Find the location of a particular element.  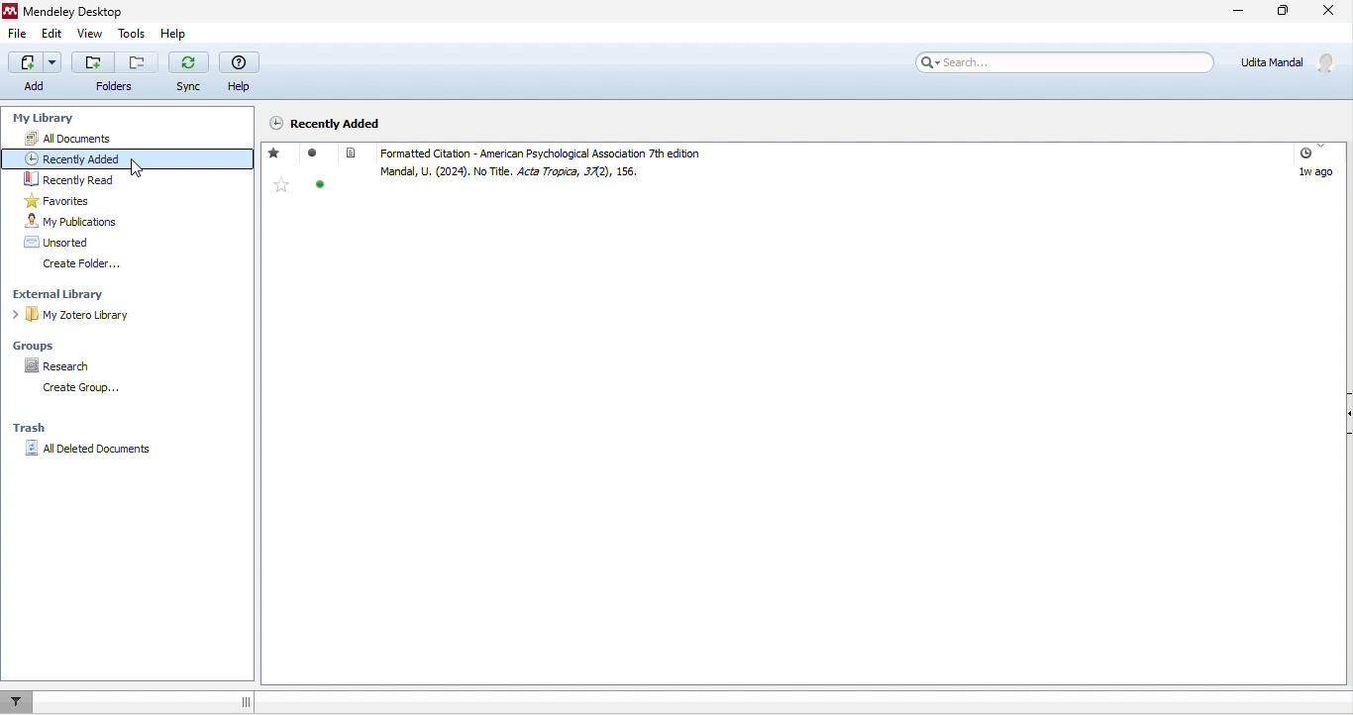

favorites is located at coordinates (280, 184).